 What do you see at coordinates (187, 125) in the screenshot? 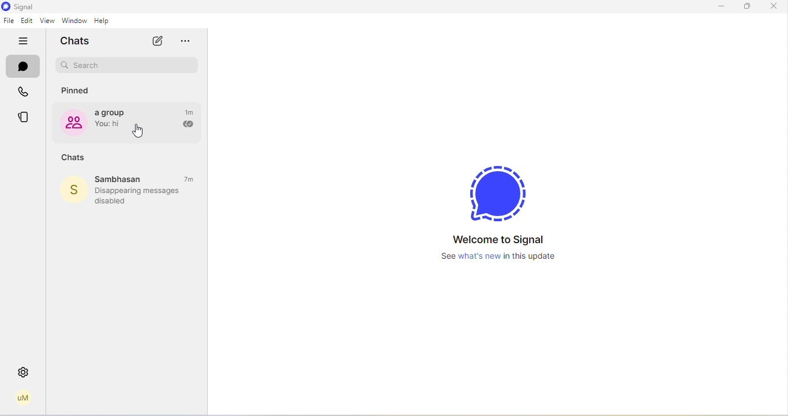
I see `message read/unread/delivery status` at bounding box center [187, 125].